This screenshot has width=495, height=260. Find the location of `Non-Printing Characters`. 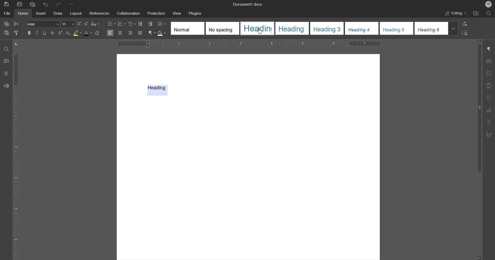

Non-Printing Characters is located at coordinates (490, 50).